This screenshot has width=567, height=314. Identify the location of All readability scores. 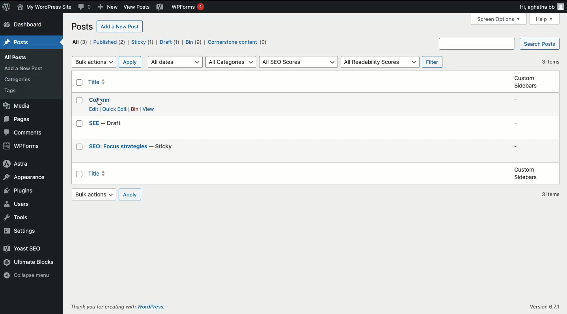
(380, 62).